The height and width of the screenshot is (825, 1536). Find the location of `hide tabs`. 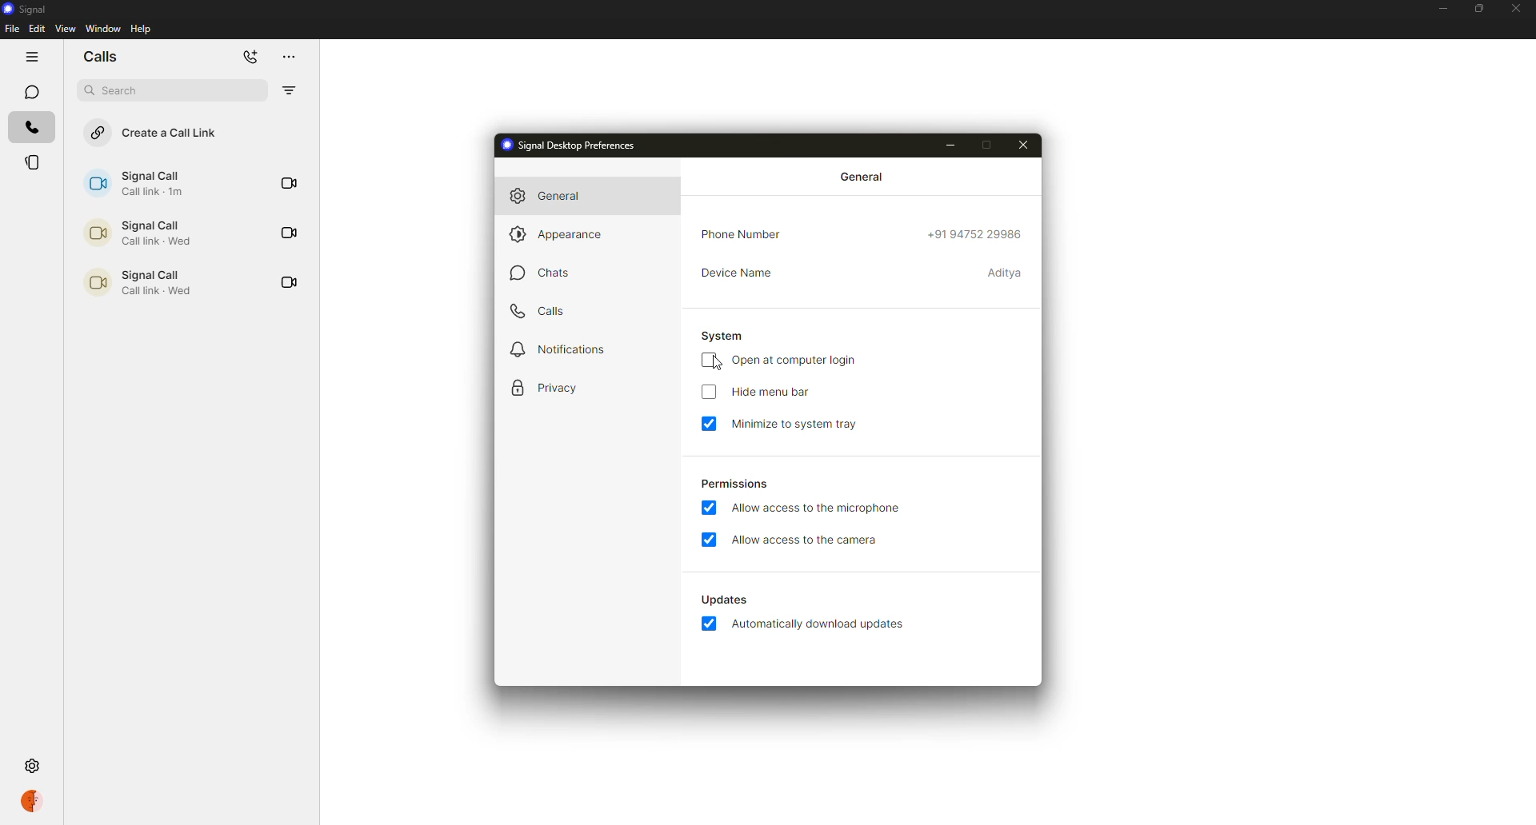

hide tabs is located at coordinates (30, 58).